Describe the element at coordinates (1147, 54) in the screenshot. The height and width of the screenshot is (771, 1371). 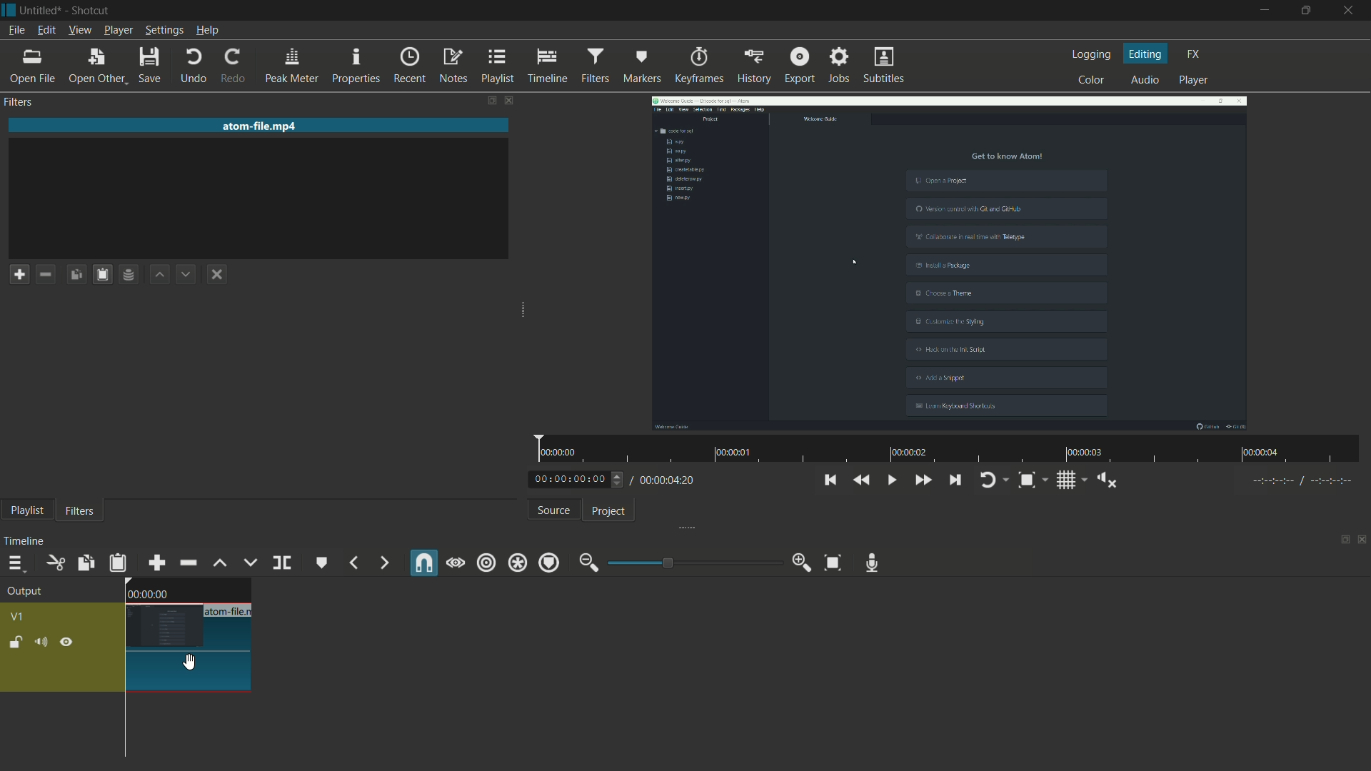
I see `editing` at that location.